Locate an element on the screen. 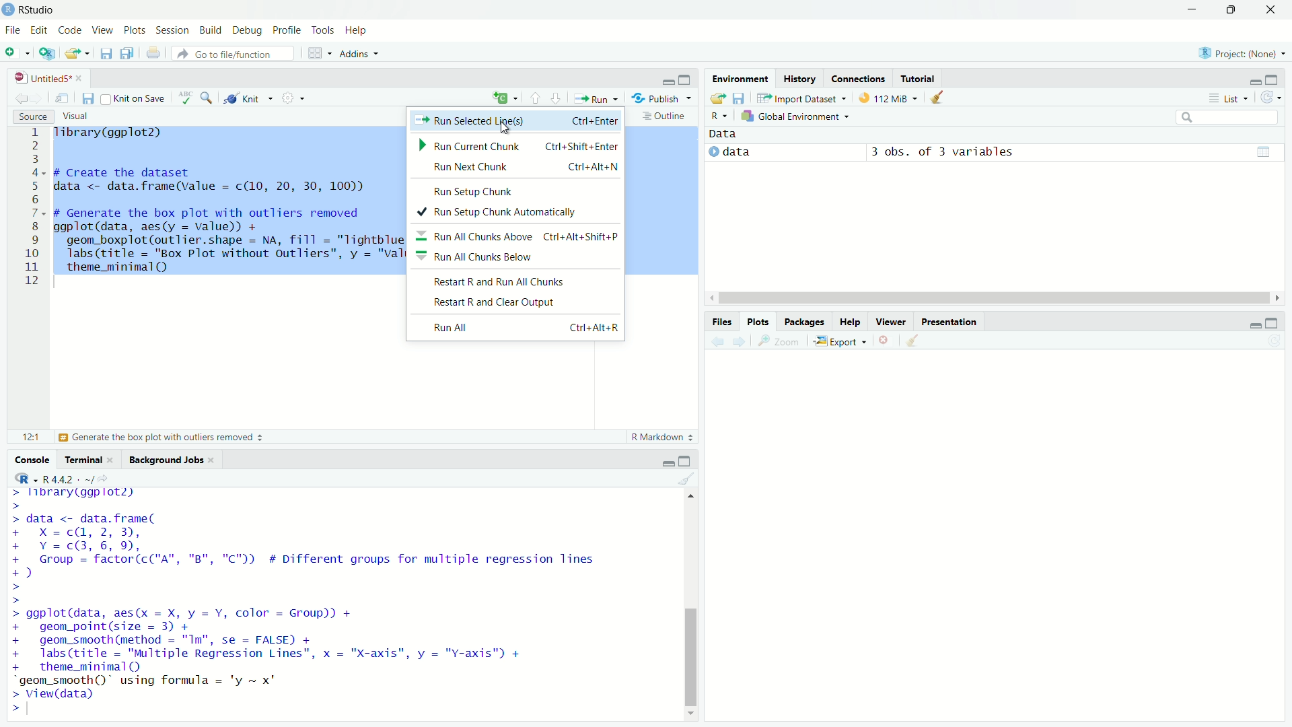 This screenshot has width=1292, height=727. files is located at coordinates (104, 55).